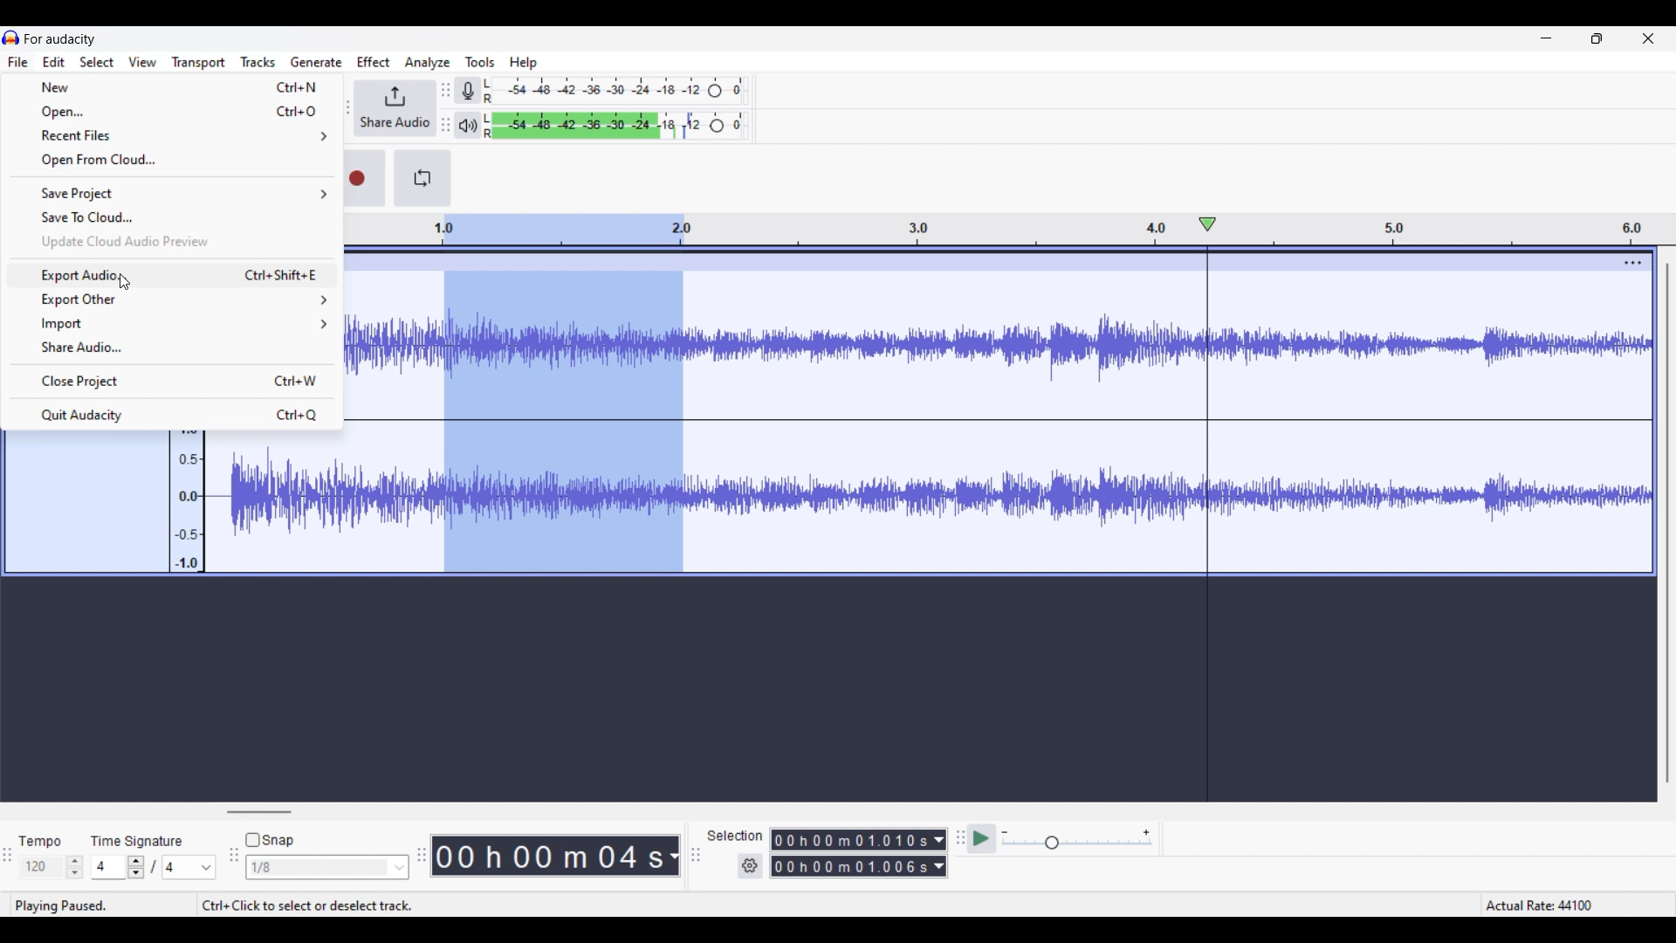 The height and width of the screenshot is (943, 1676). I want to click on Current track, so click(391, 414).